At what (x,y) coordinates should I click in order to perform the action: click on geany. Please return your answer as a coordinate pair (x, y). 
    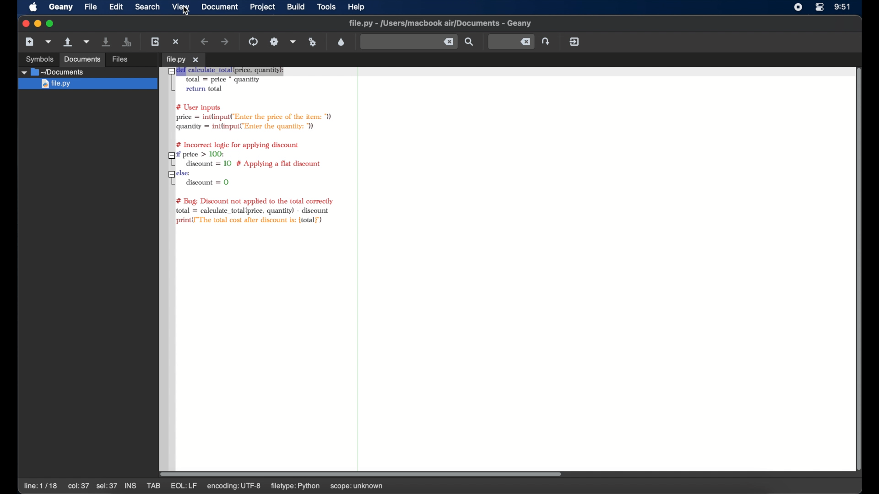
    Looking at the image, I should click on (60, 7).